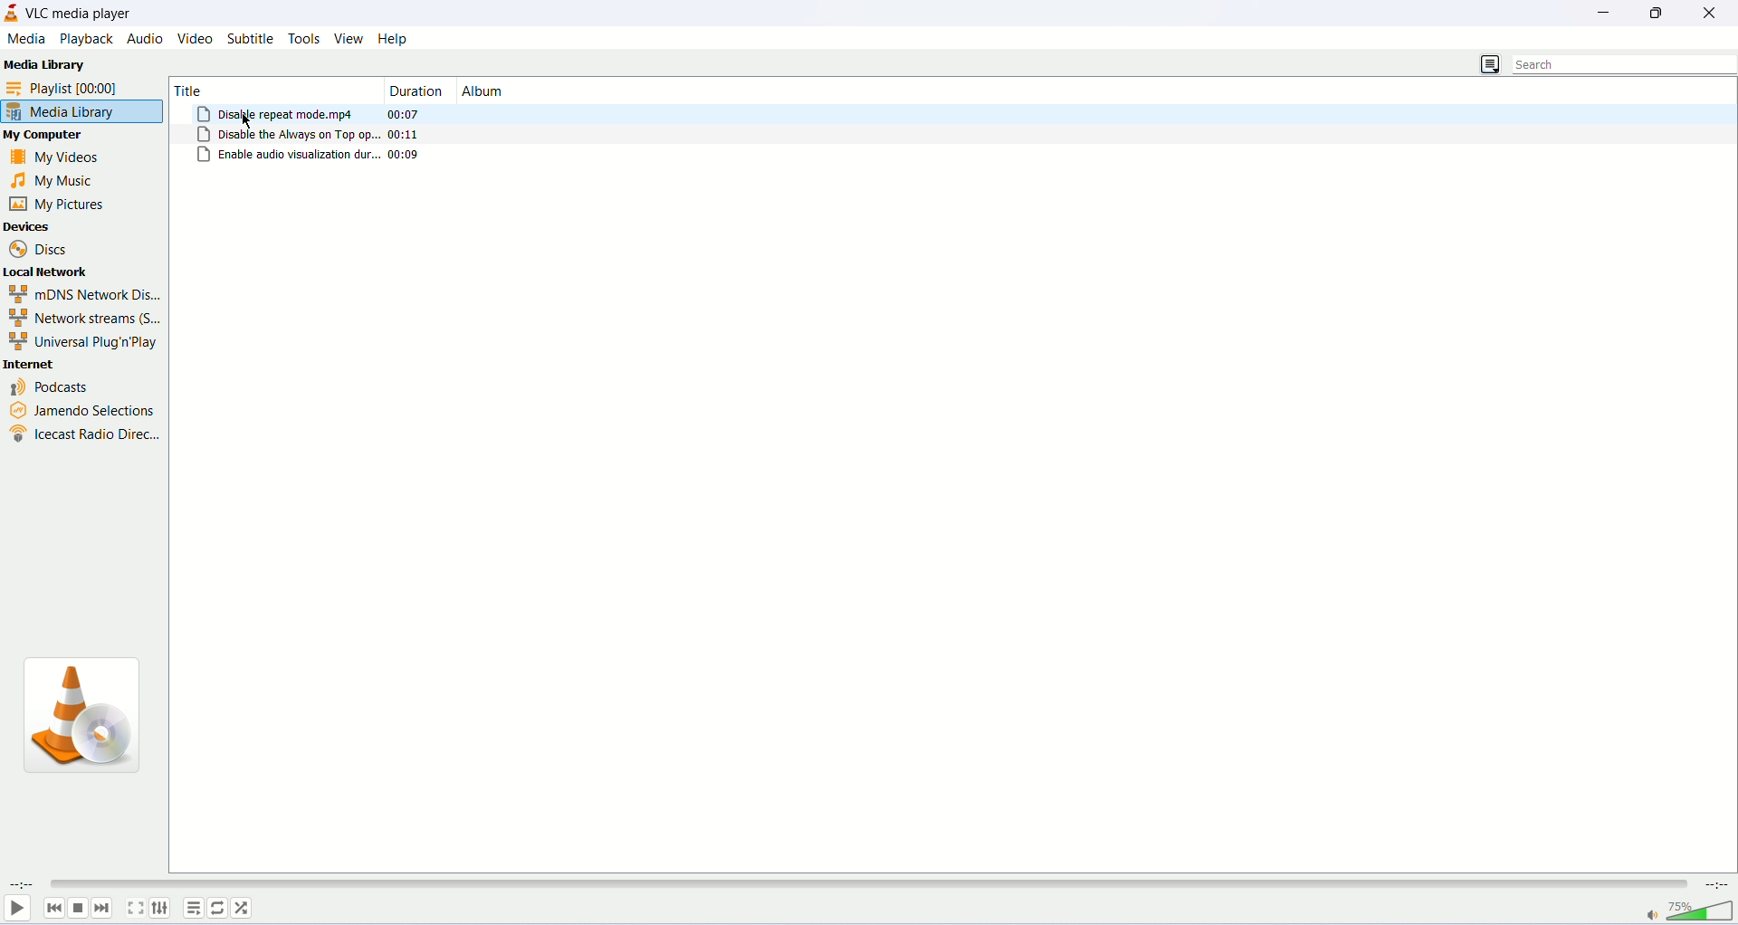  I want to click on elapsed time, so click(22, 883).